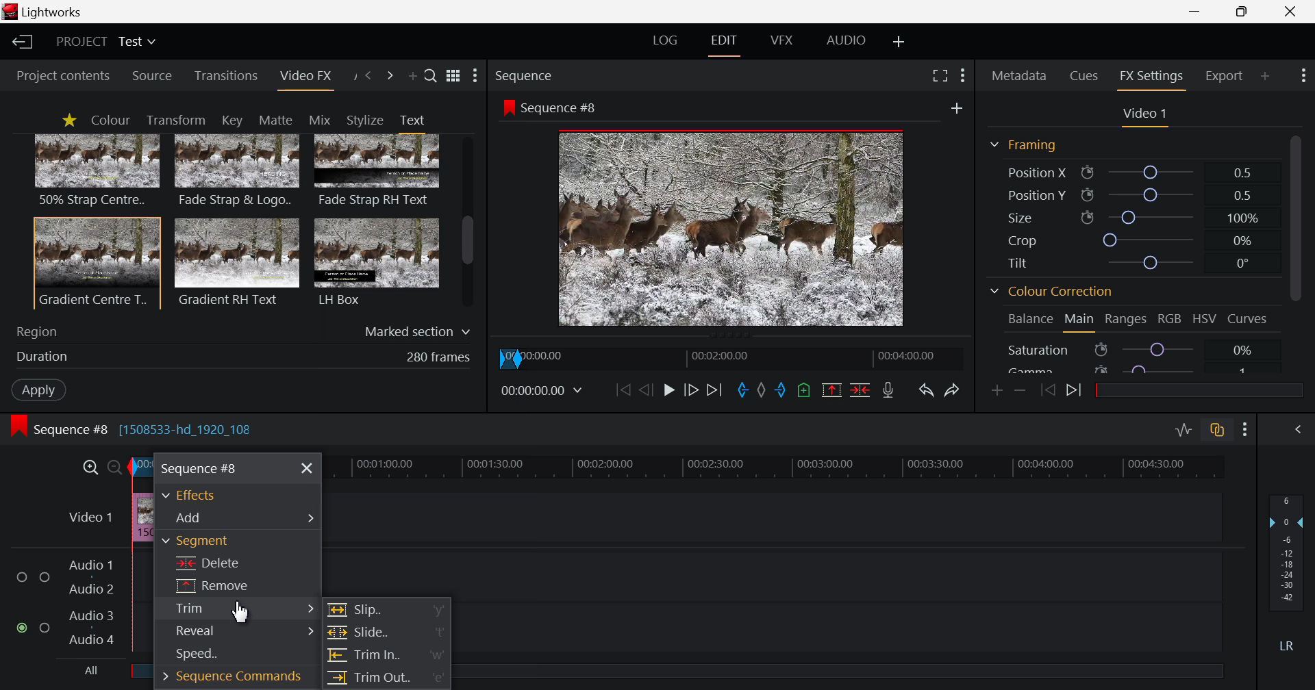  What do you see at coordinates (1056, 294) in the screenshot?
I see `Colour Correction` at bounding box center [1056, 294].